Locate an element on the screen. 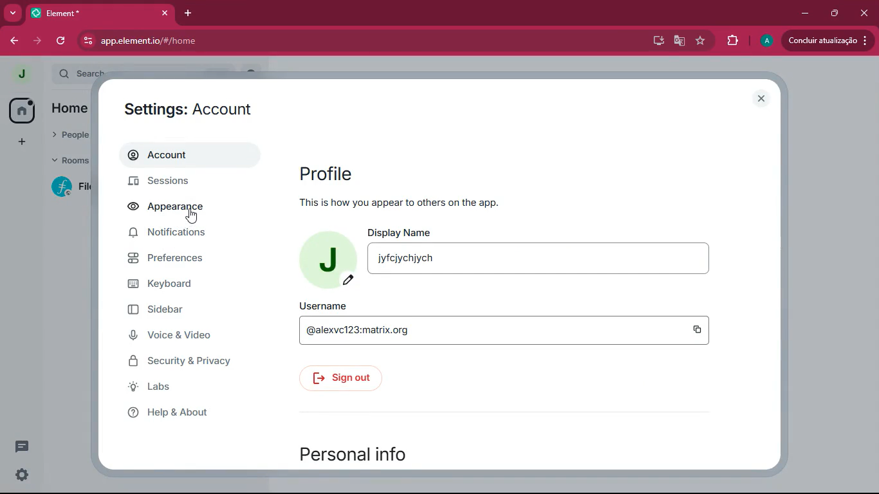  Voice & Video is located at coordinates (178, 333).